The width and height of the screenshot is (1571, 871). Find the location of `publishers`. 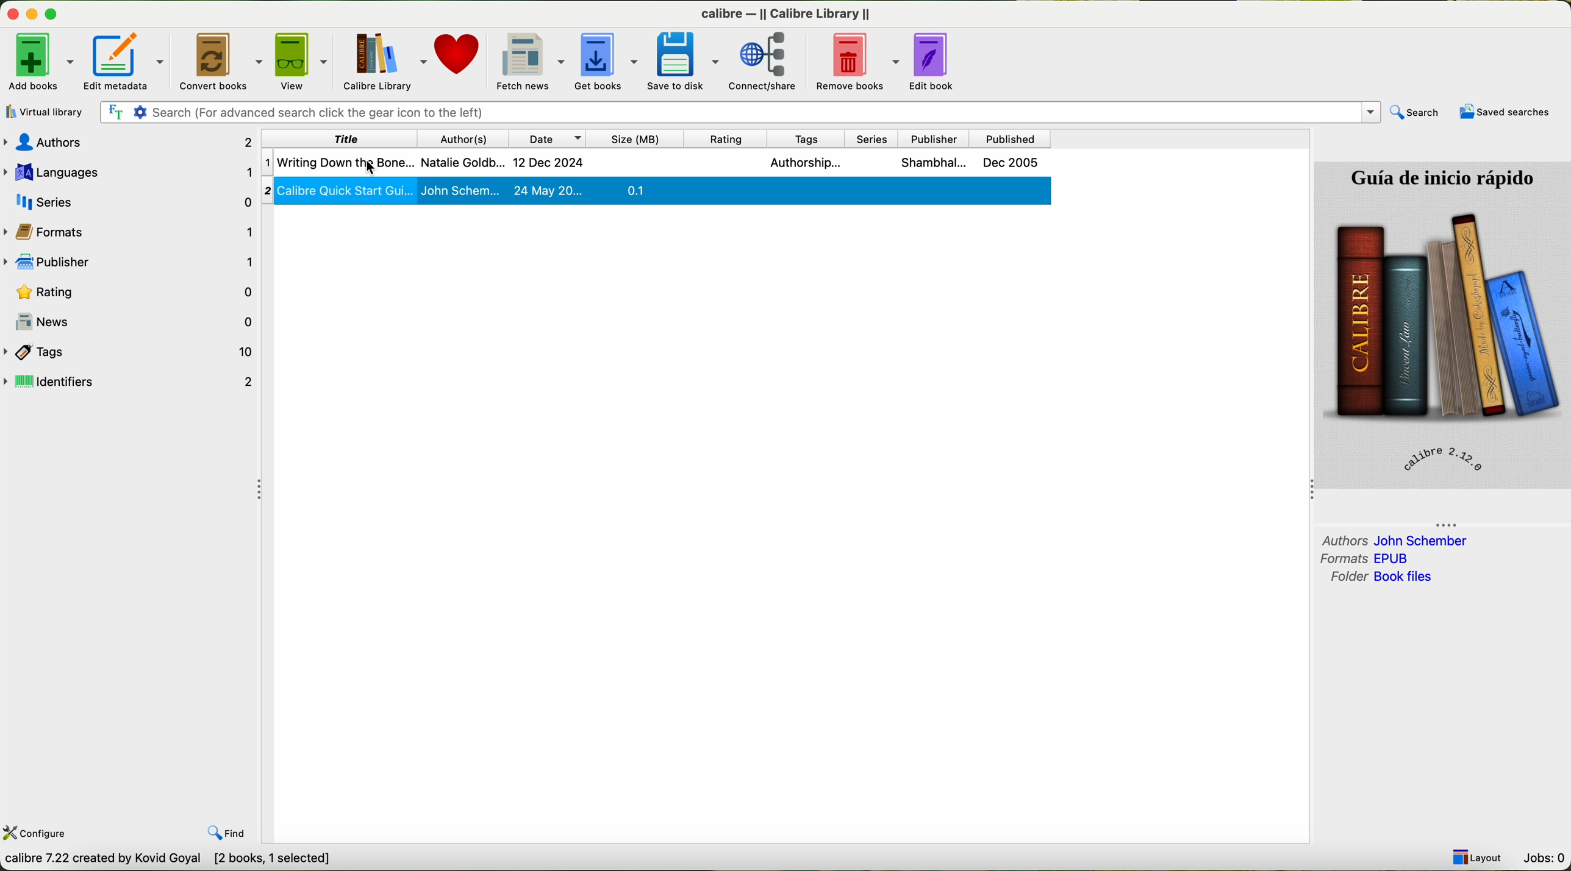

publishers is located at coordinates (137, 265).